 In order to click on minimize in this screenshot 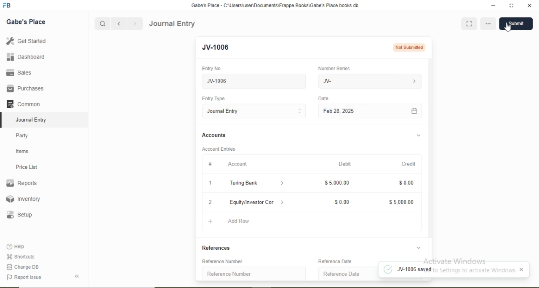, I will do `click(492, 6)`.